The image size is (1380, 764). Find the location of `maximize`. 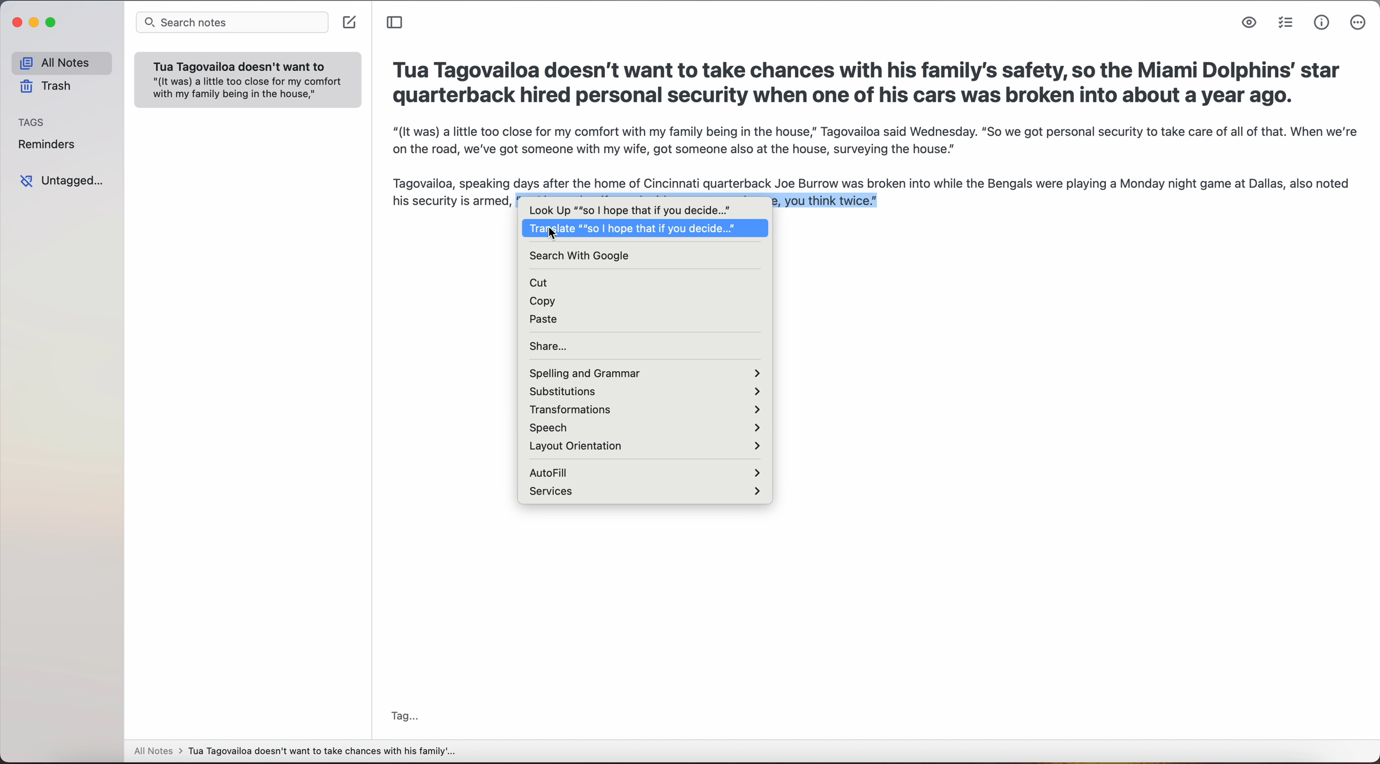

maximize is located at coordinates (52, 23).